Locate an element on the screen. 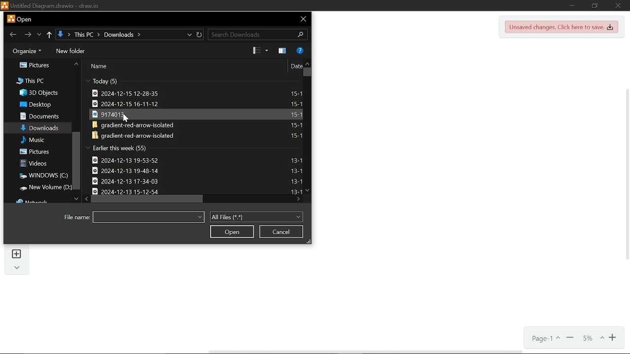 This screenshot has width=630, height=354. Vertical scrollbar is located at coordinates (626, 177).